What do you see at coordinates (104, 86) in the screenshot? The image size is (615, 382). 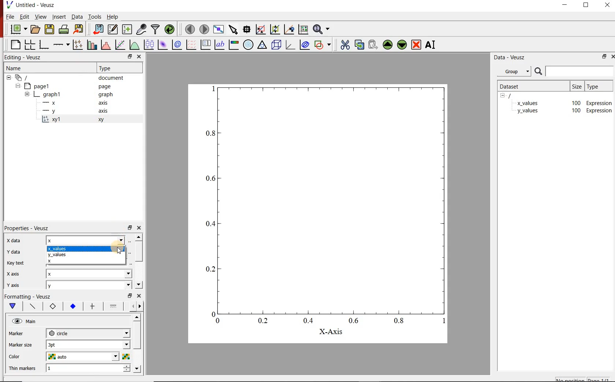 I see `page` at bounding box center [104, 86].